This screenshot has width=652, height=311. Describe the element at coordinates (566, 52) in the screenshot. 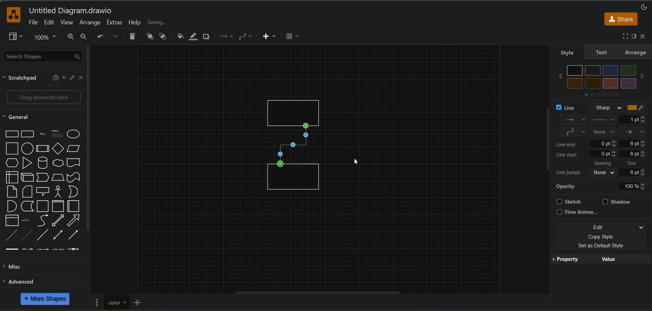

I see `style` at that location.